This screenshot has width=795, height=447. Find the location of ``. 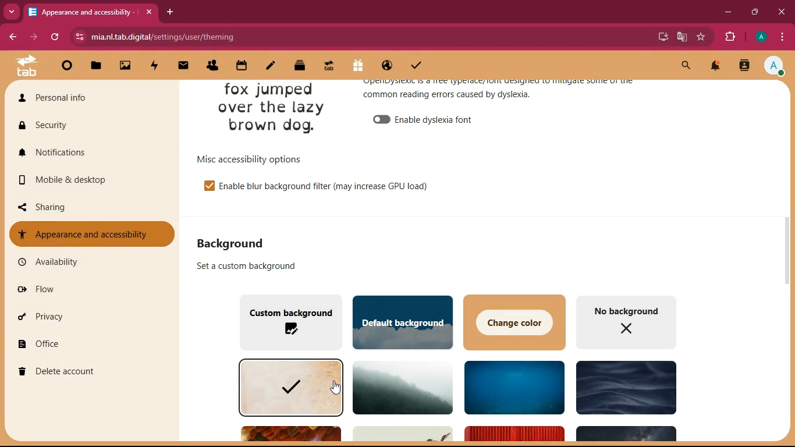

 is located at coordinates (625, 435).